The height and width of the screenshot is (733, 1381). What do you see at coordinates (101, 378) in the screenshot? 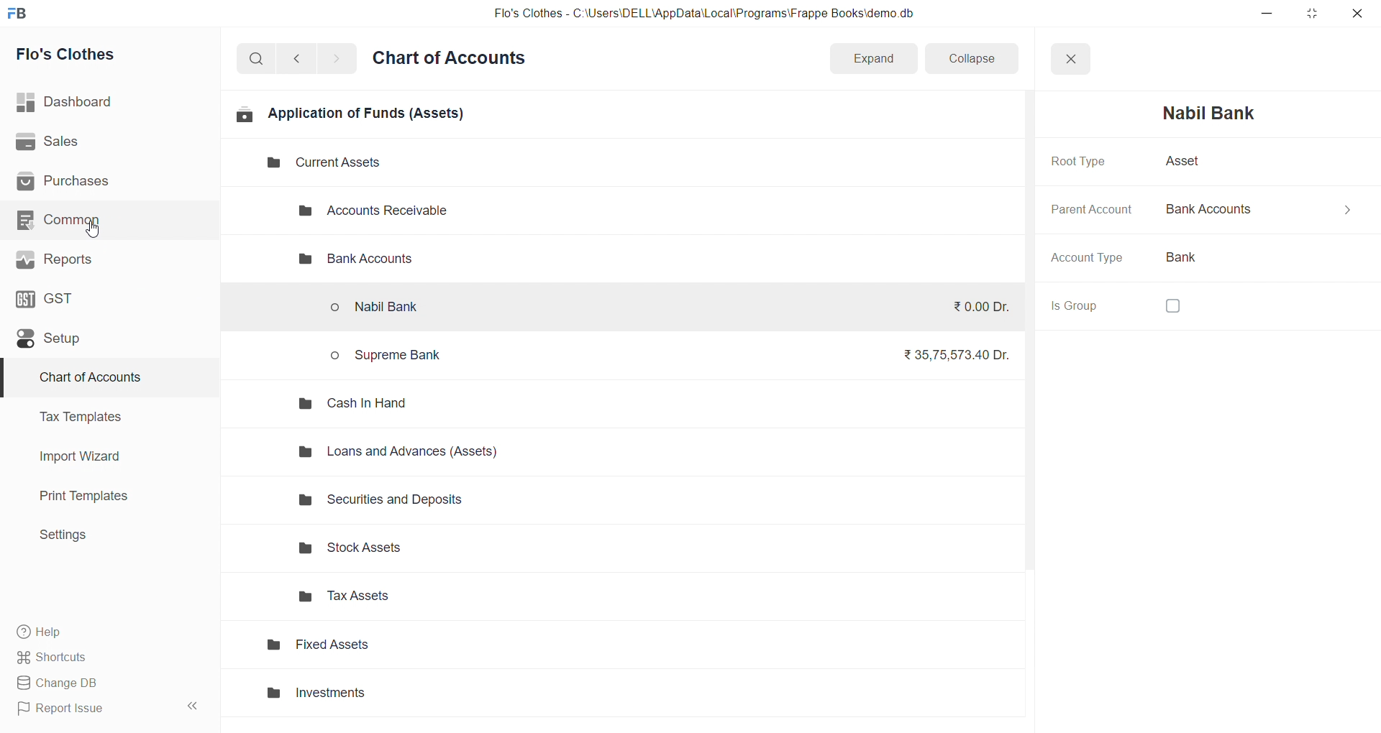
I see `Chart of Accounts` at bounding box center [101, 378].